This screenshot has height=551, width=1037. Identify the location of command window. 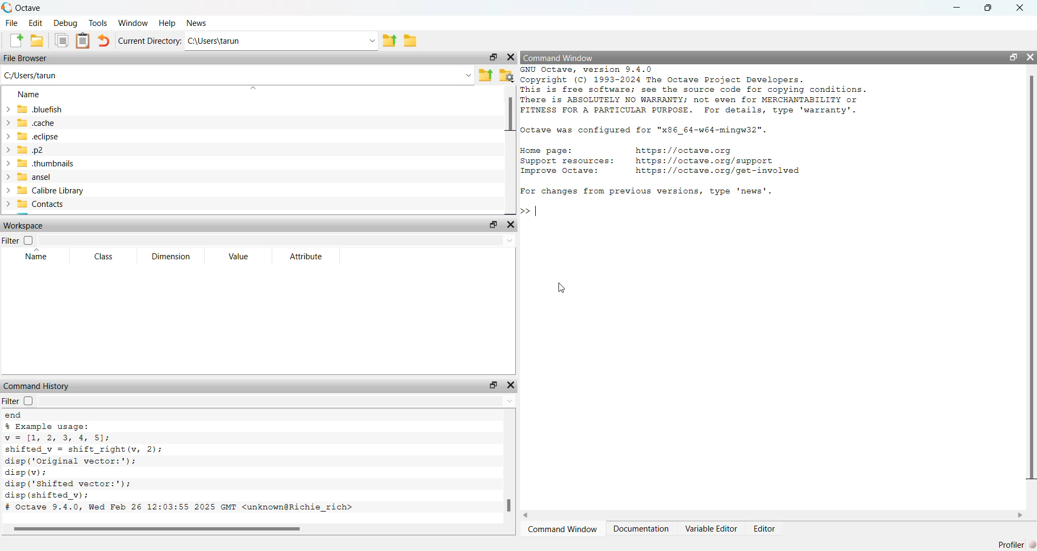
(565, 530).